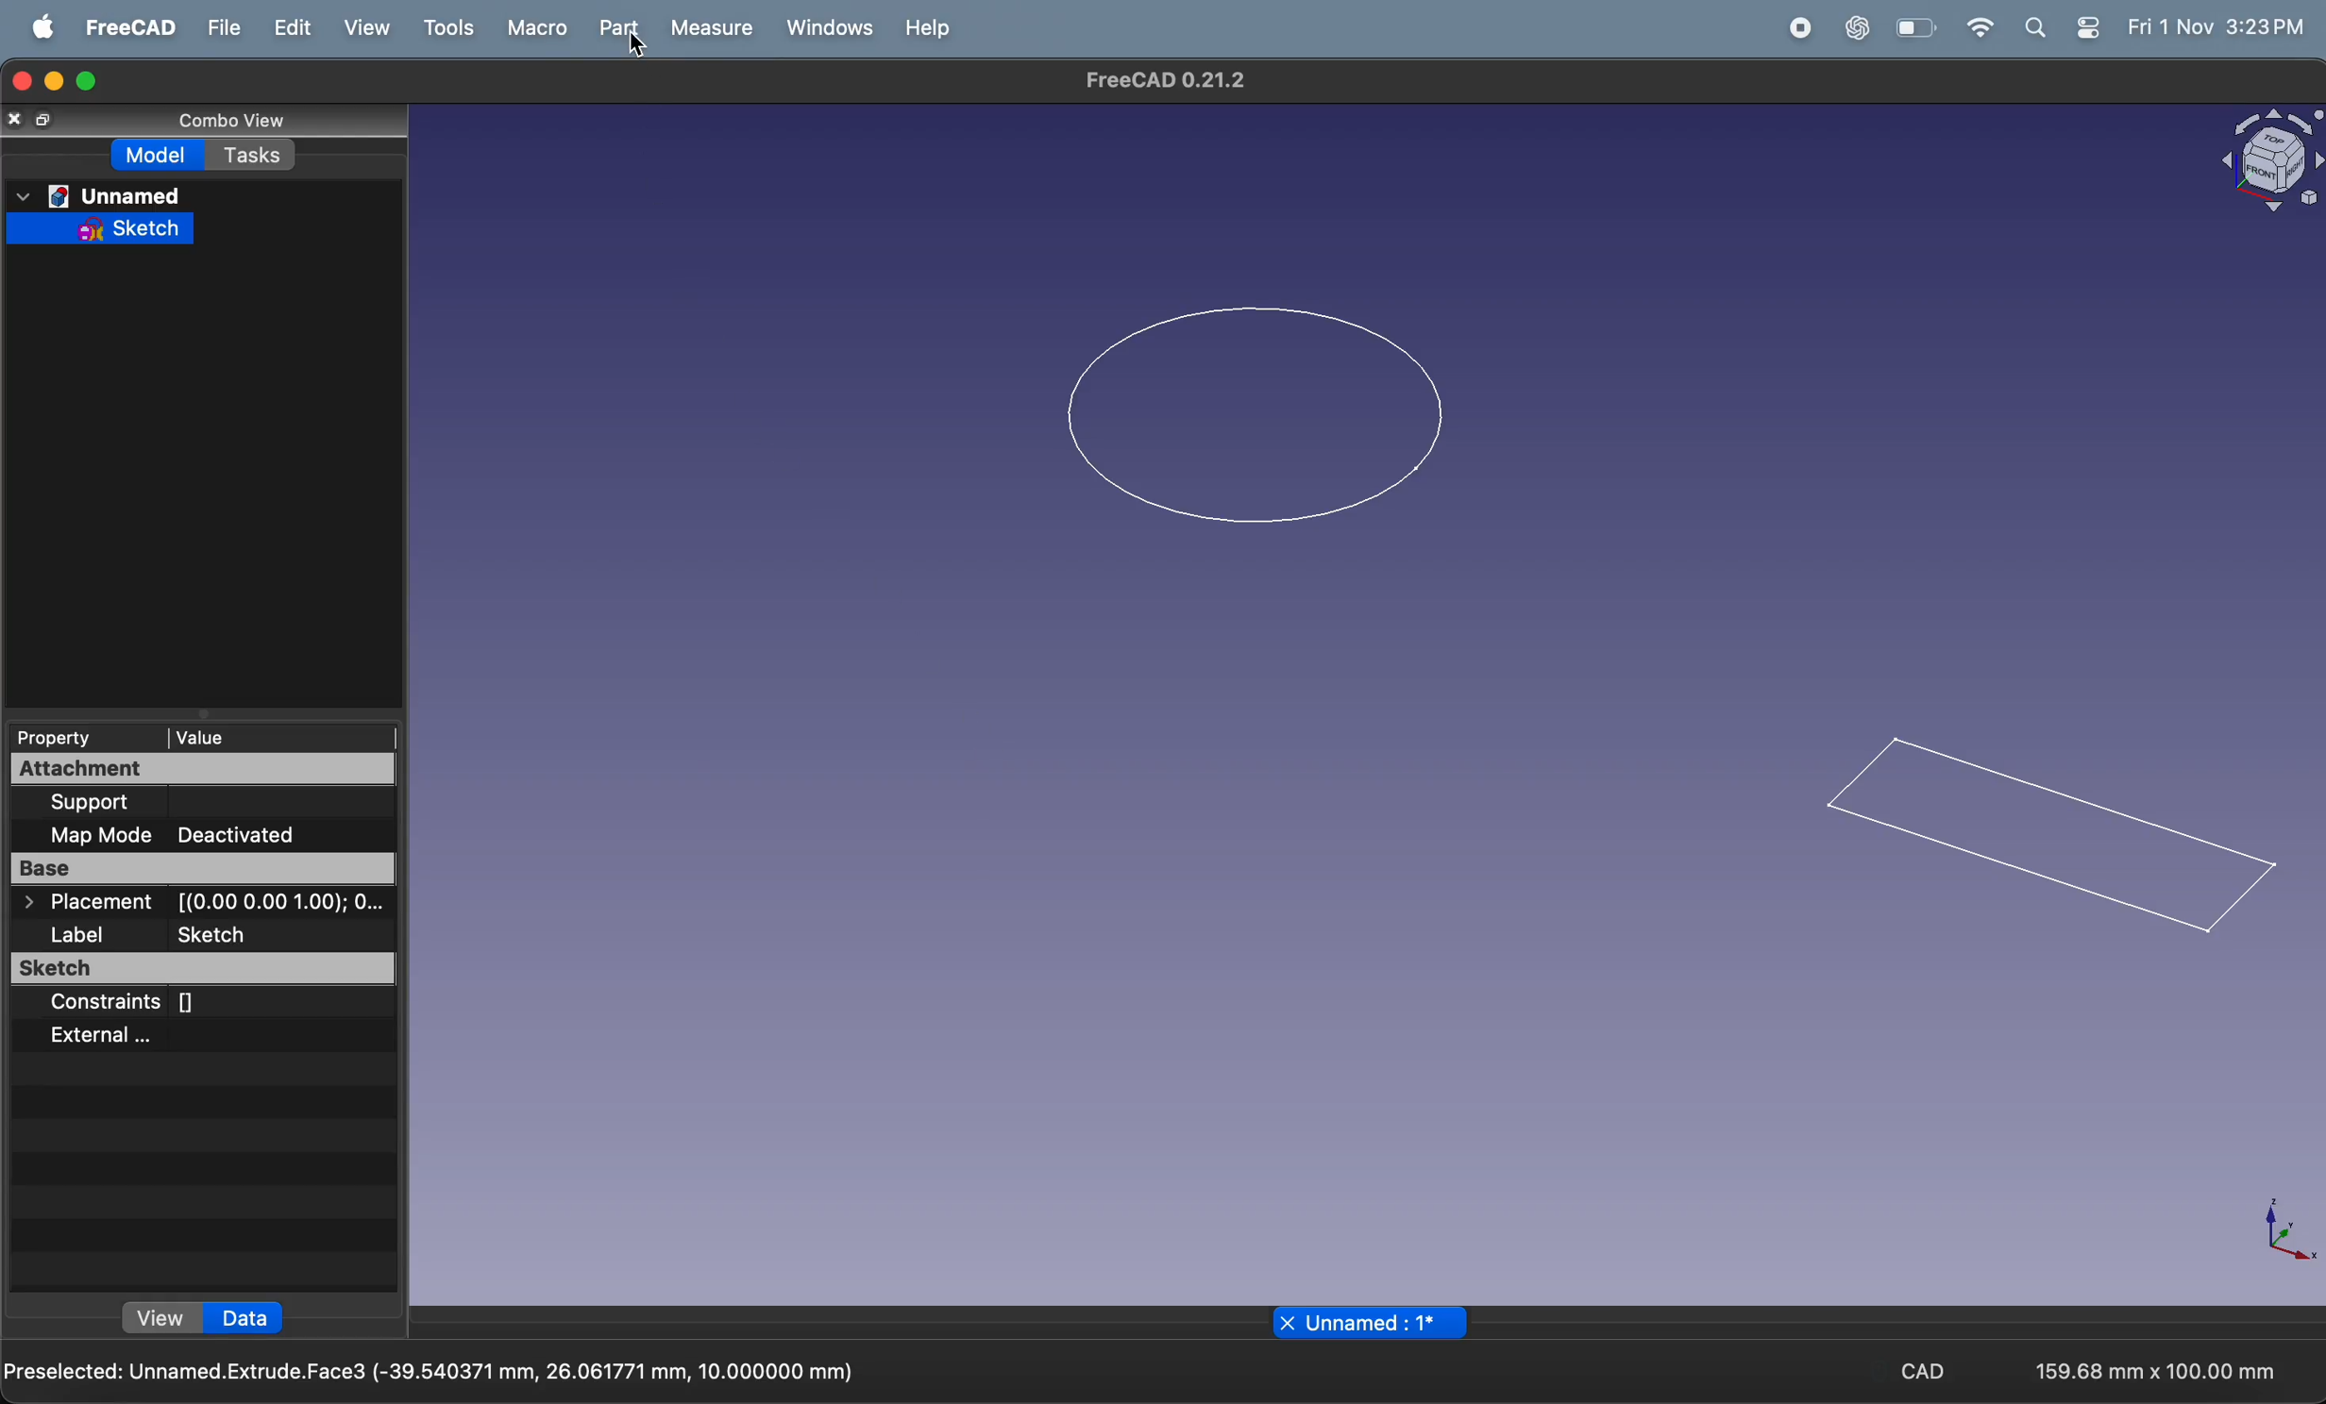 This screenshot has width=2326, height=1404. I want to click on Marco, so click(534, 26).